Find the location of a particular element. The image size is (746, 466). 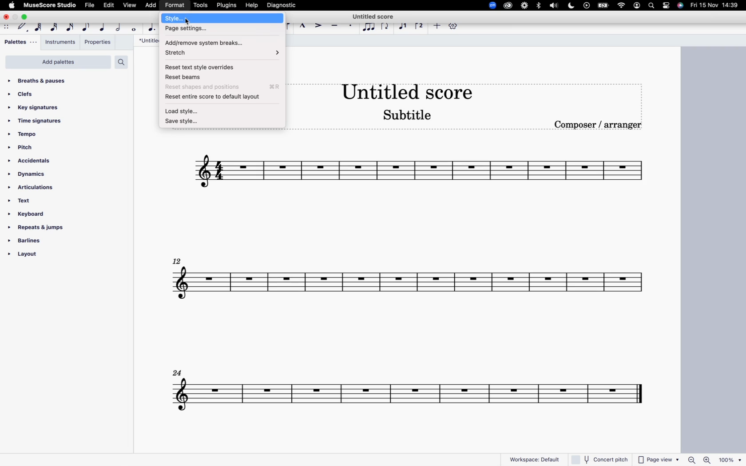

reset entire score to default layout is located at coordinates (219, 97).